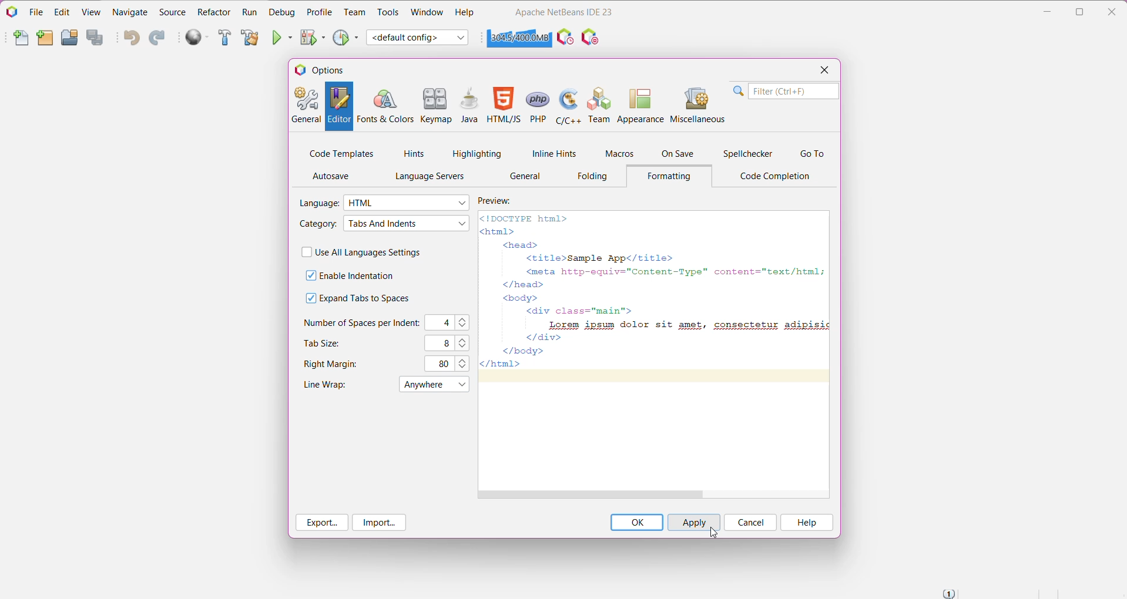 The width and height of the screenshot is (1127, 599). What do you see at coordinates (563, 12) in the screenshot?
I see `Application Name` at bounding box center [563, 12].